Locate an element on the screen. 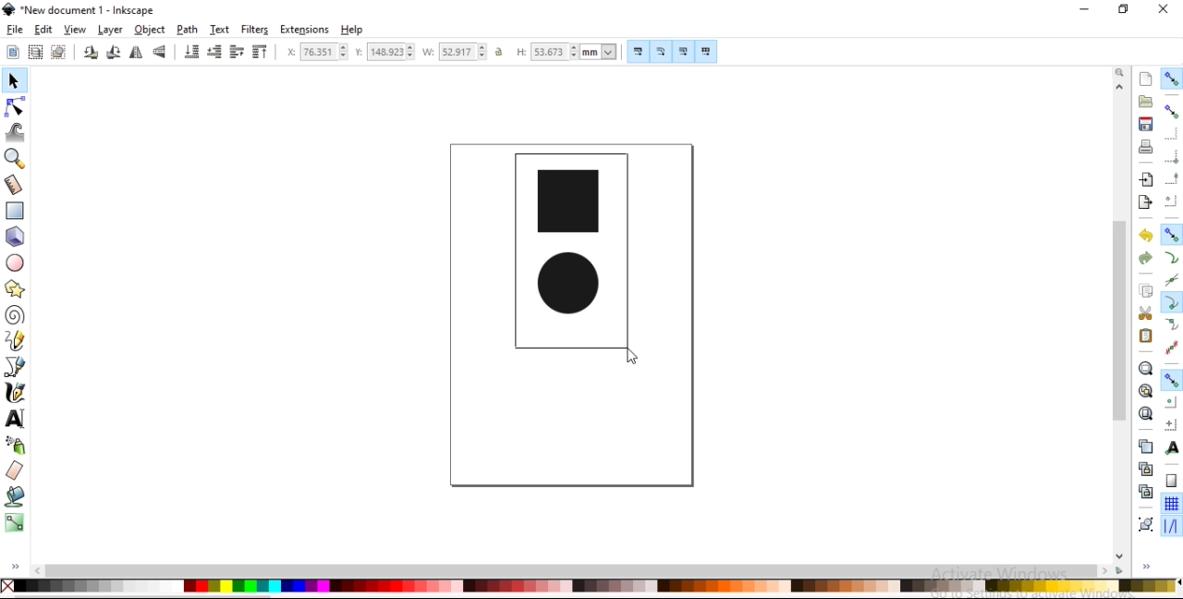  snap smooth nodes is located at coordinates (1171, 324).